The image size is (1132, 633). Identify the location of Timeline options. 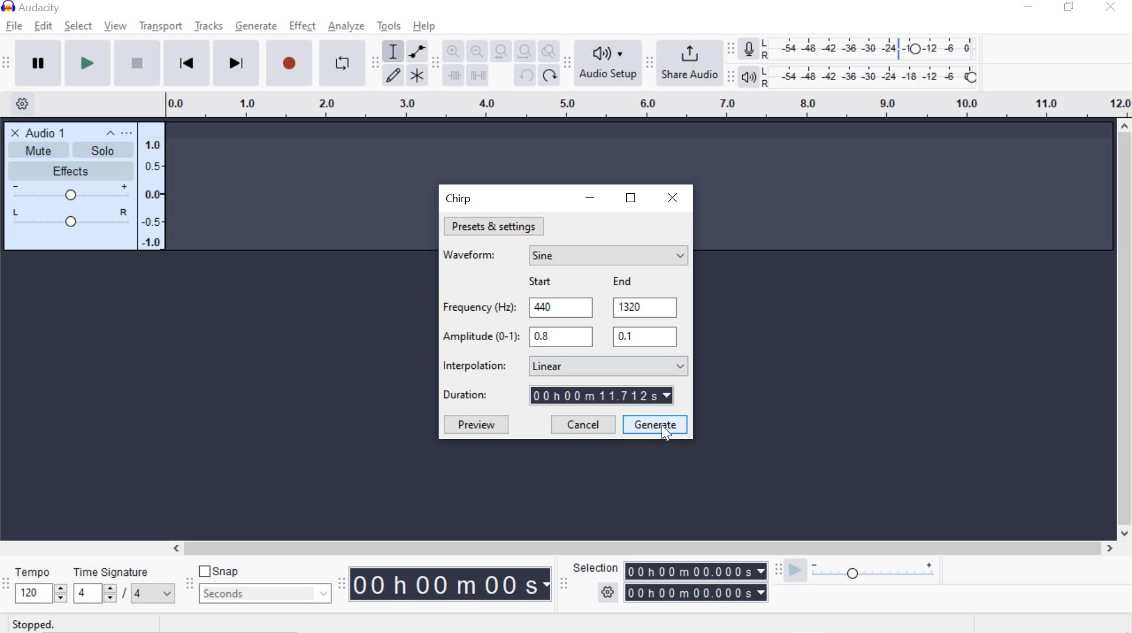
(22, 102).